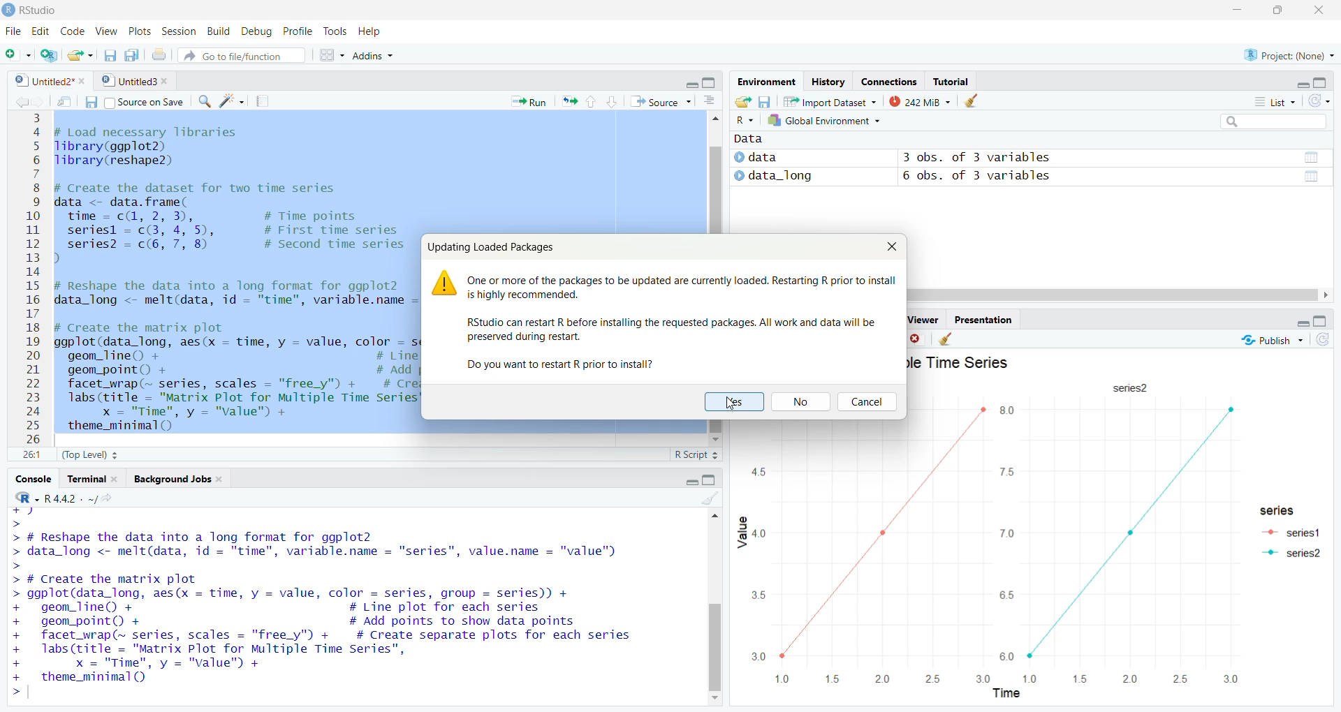 The height and width of the screenshot is (712, 1341). What do you see at coordinates (107, 31) in the screenshot?
I see `View` at bounding box center [107, 31].